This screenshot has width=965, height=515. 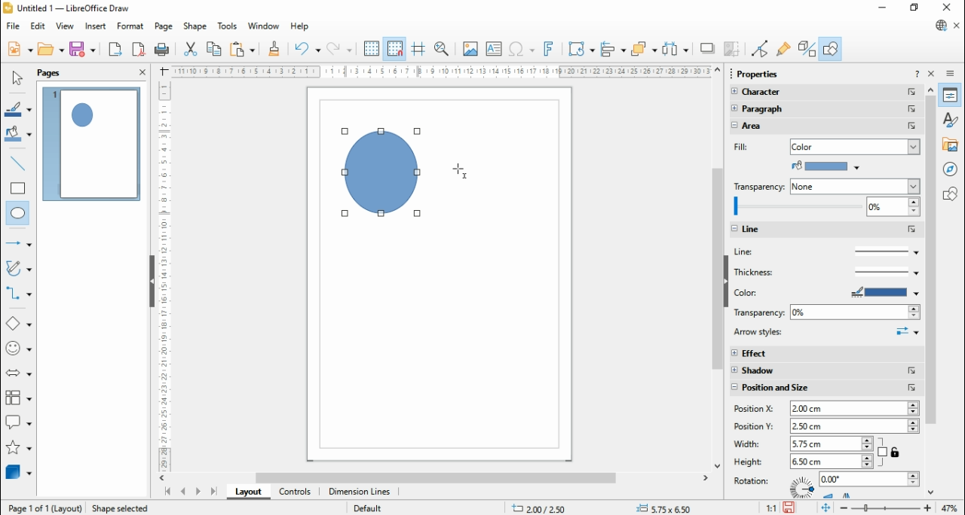 What do you see at coordinates (214, 48) in the screenshot?
I see `copy` at bounding box center [214, 48].